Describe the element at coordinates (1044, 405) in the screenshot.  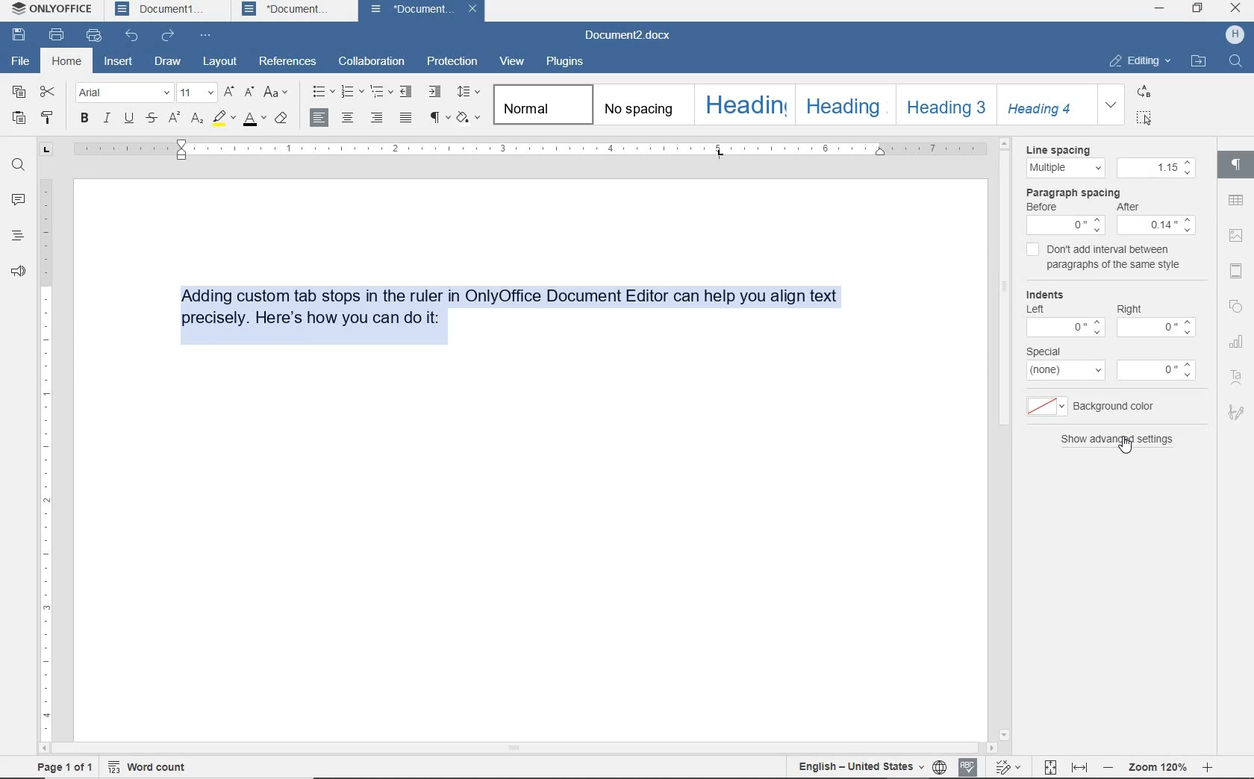
I see `menu` at that location.